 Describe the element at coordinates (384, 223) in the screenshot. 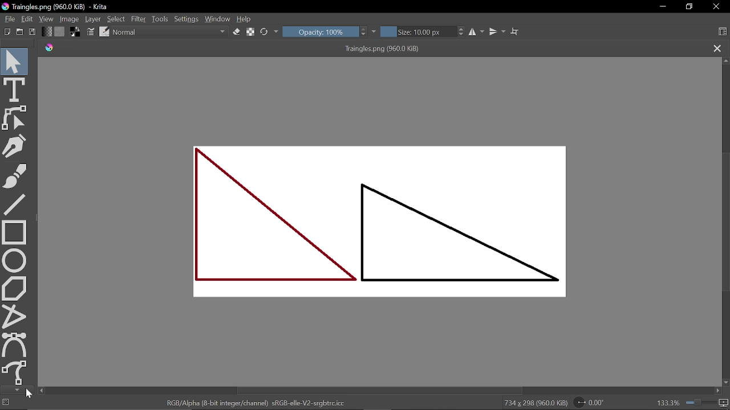

I see `Current diagram` at that location.